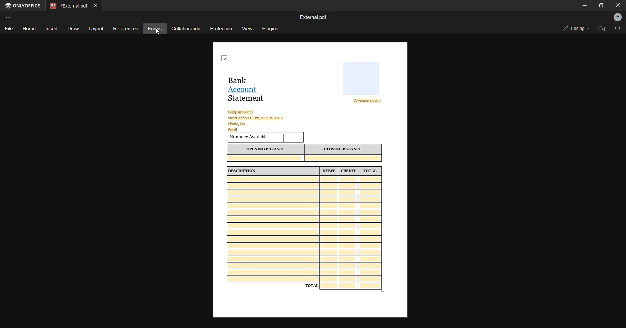 The image size is (626, 328). What do you see at coordinates (601, 6) in the screenshot?
I see `Maximize` at bounding box center [601, 6].